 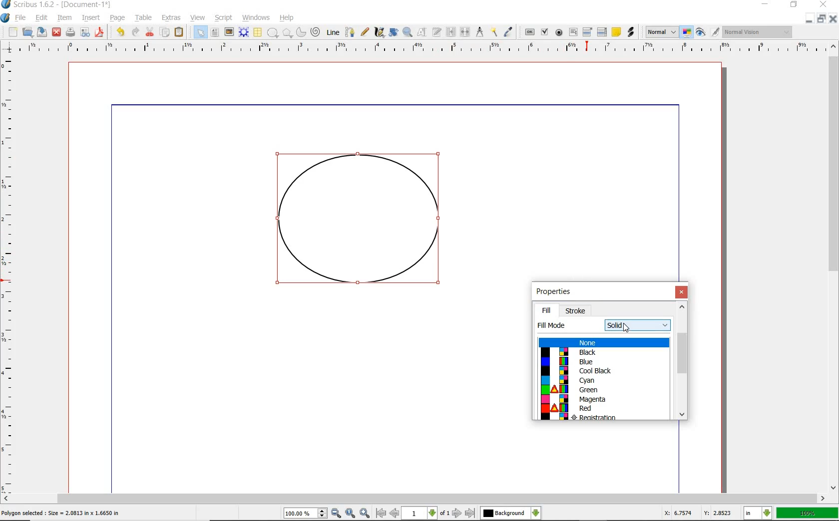 What do you see at coordinates (603, 380) in the screenshot?
I see `color` at bounding box center [603, 380].